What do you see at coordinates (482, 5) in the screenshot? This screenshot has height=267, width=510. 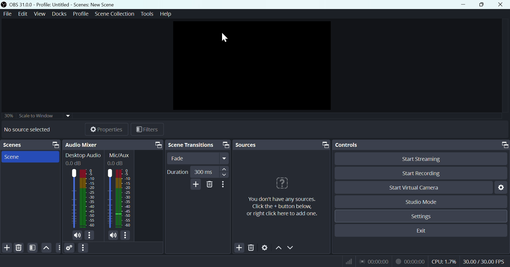 I see `Maximise` at bounding box center [482, 5].